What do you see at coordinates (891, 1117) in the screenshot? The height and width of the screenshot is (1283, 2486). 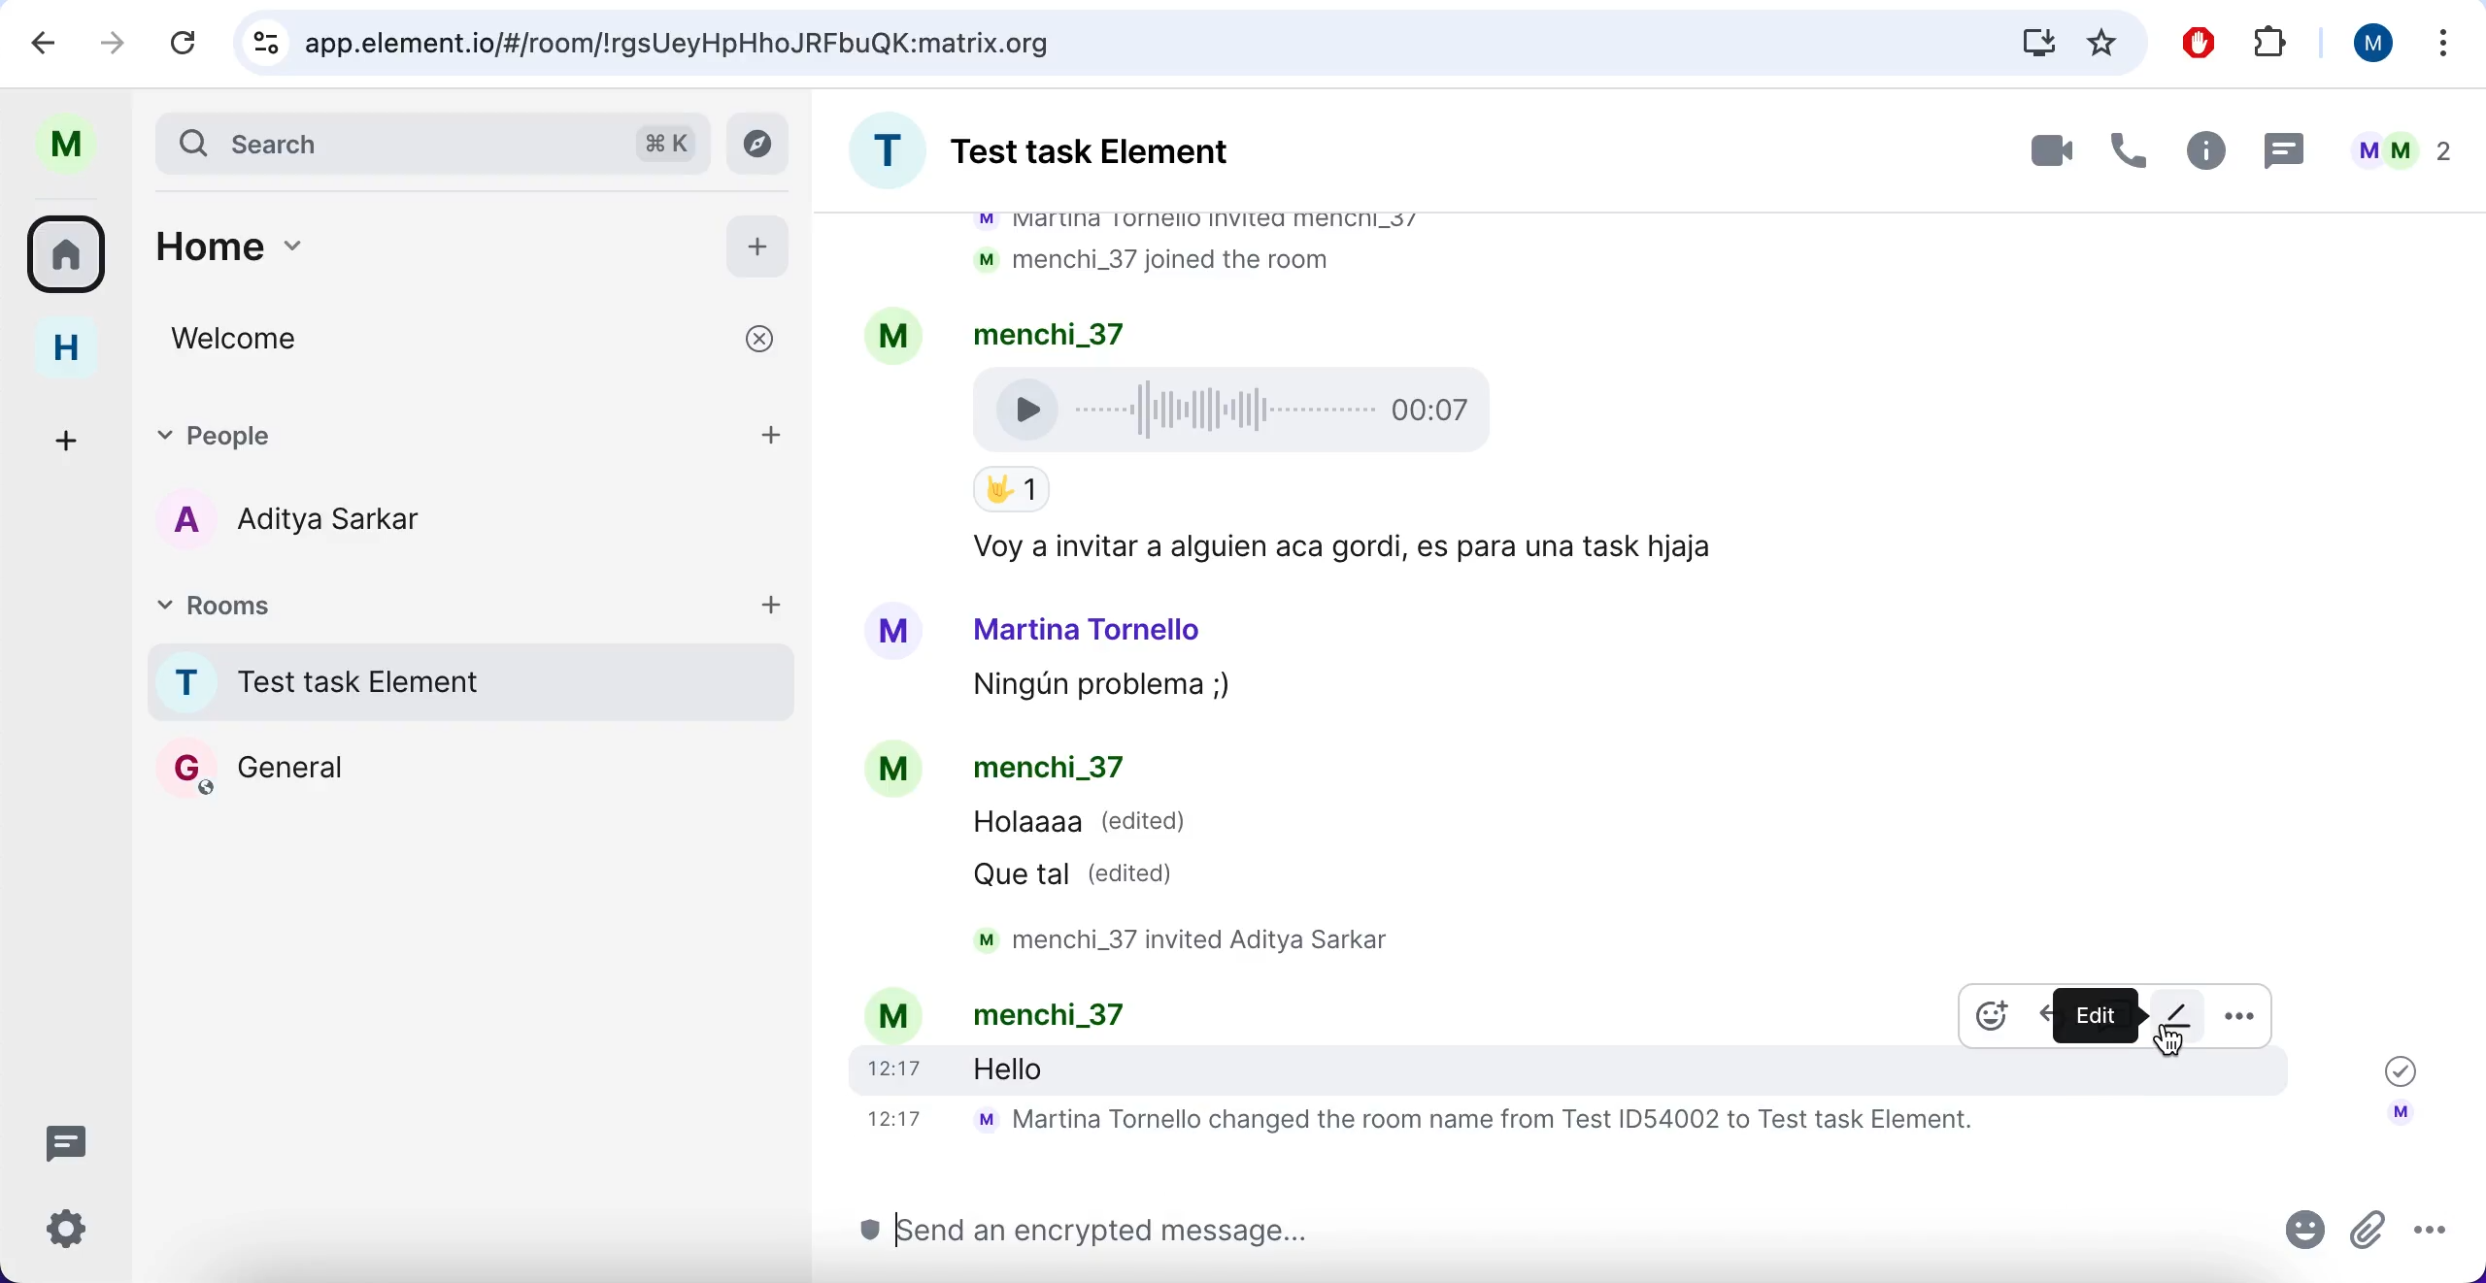 I see `time` at bounding box center [891, 1117].